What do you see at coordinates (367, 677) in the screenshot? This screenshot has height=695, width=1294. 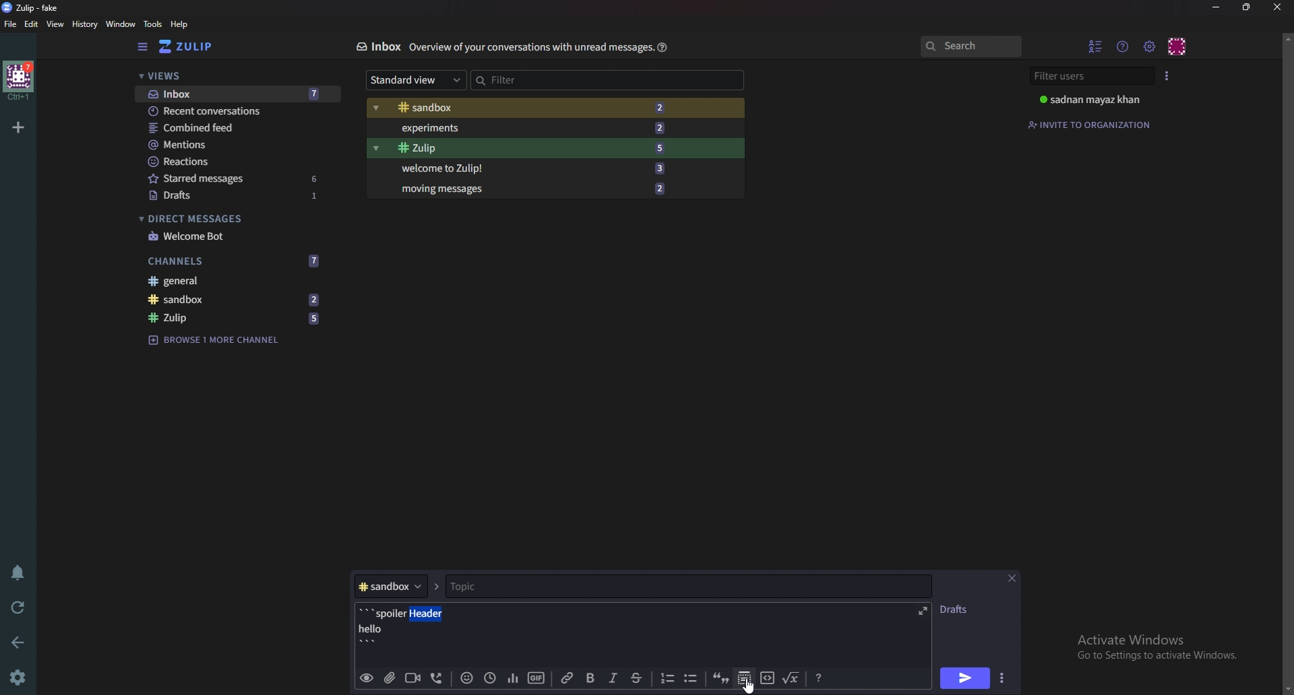 I see `Preview` at bounding box center [367, 677].